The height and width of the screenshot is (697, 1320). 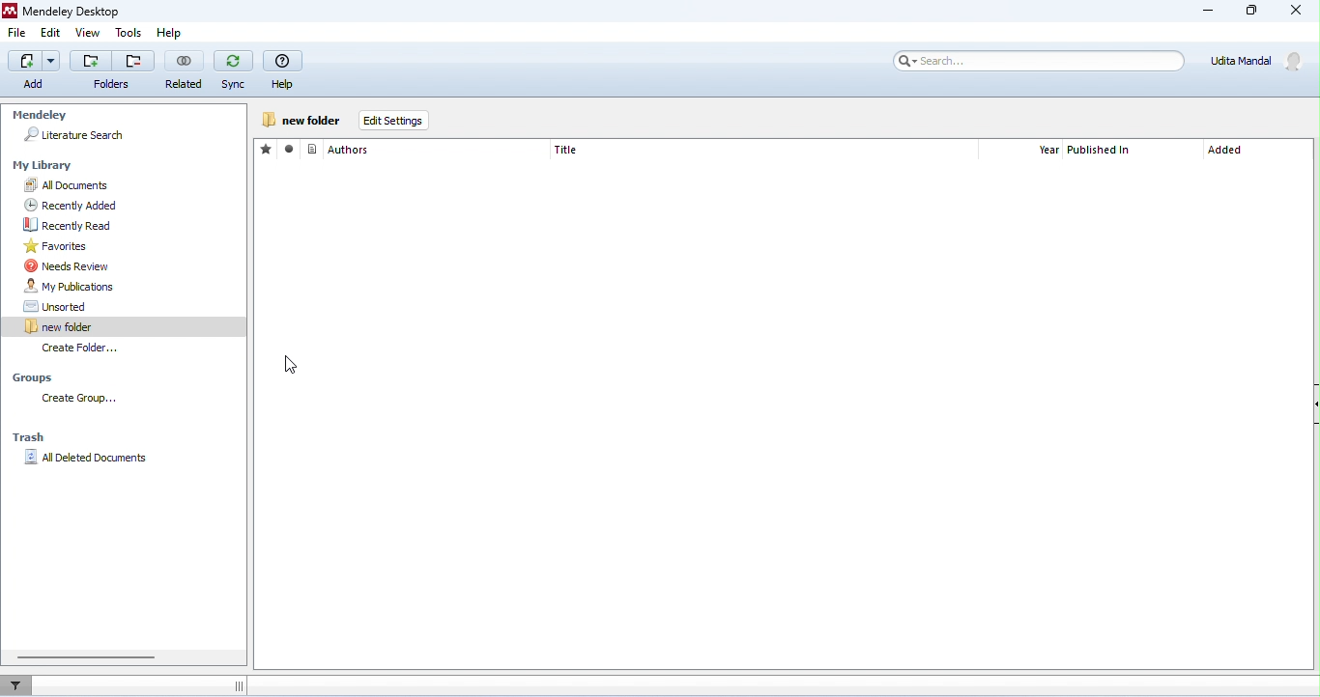 What do you see at coordinates (68, 11) in the screenshot?
I see `Mendeley desktop` at bounding box center [68, 11].